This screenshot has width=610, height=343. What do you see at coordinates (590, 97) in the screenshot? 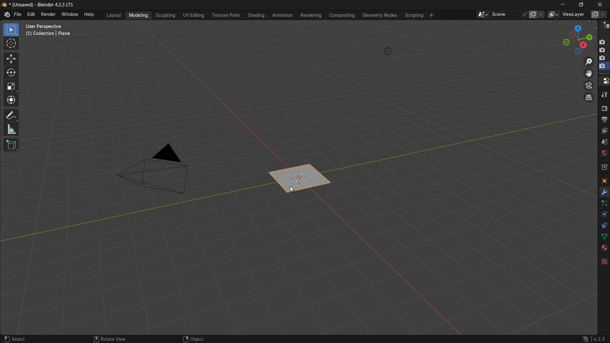
I see `switch the current view` at bounding box center [590, 97].